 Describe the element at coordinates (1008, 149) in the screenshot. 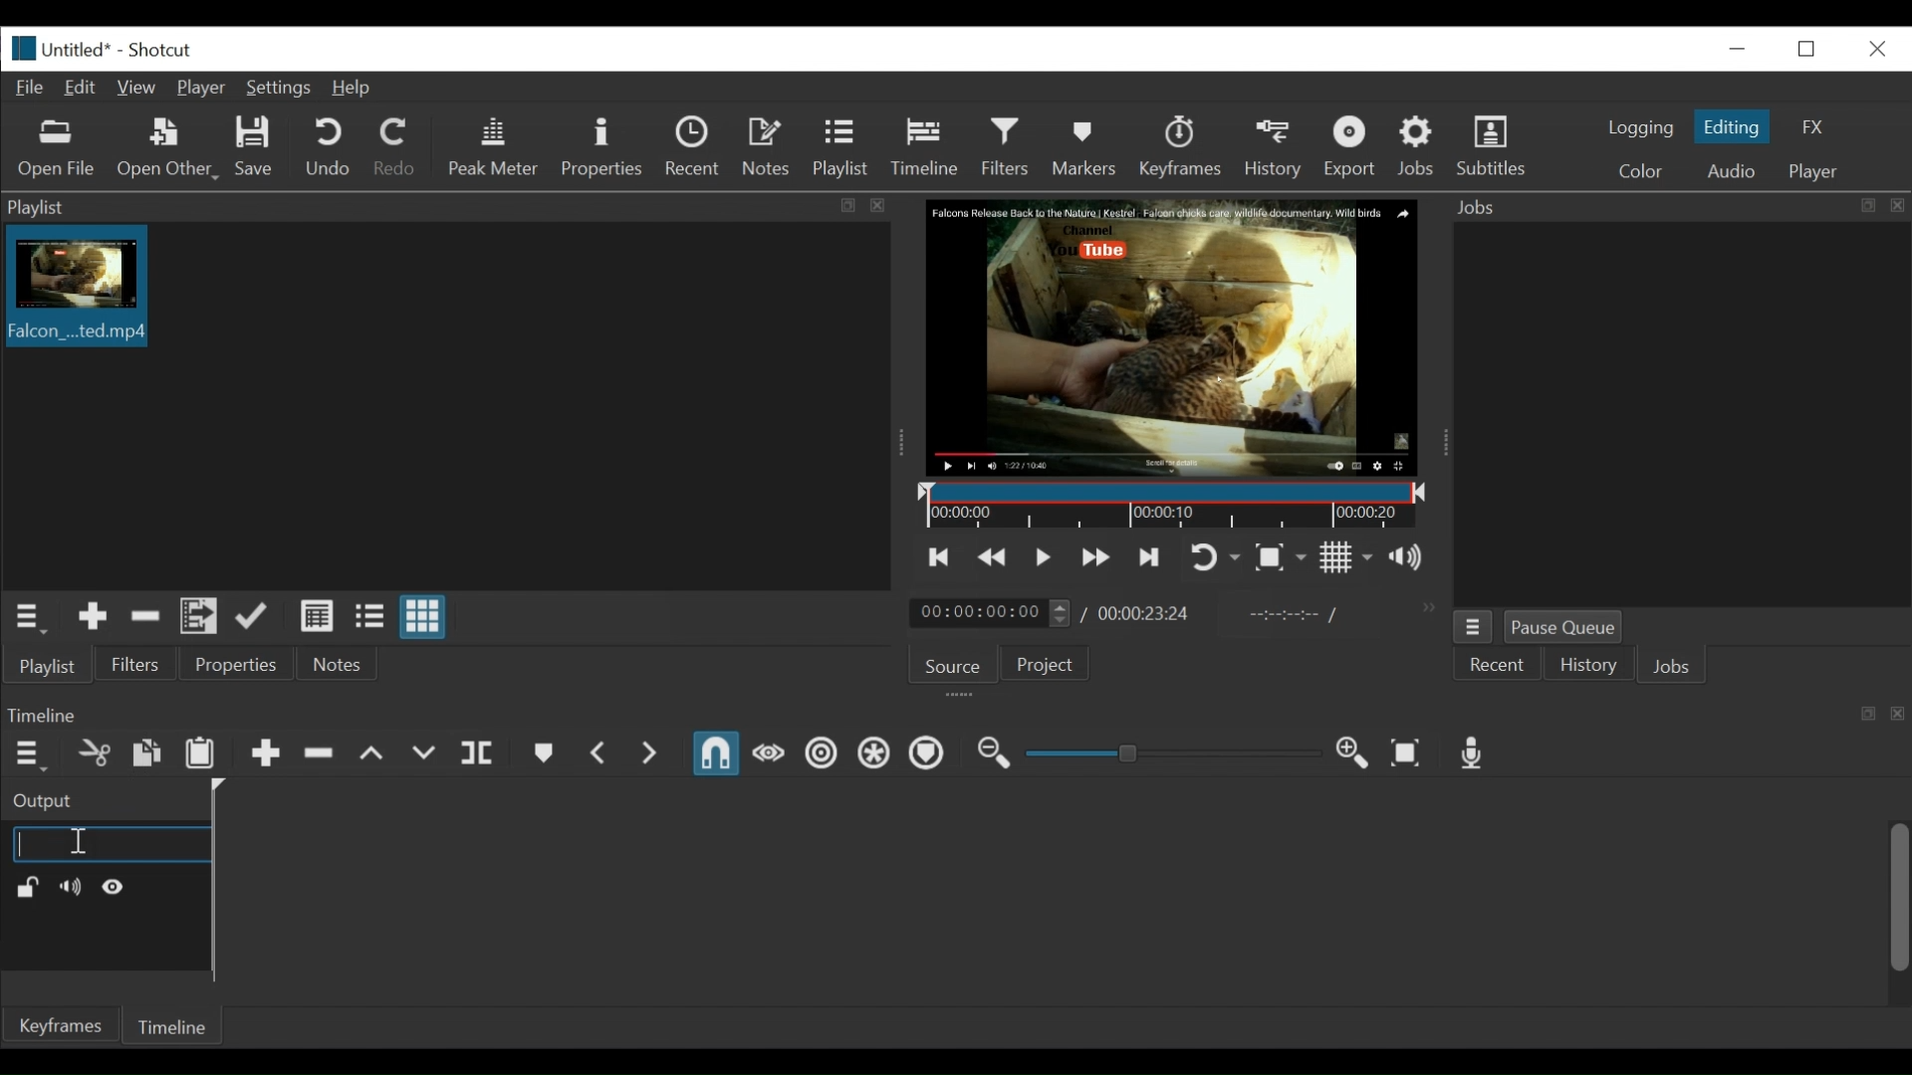

I see `Filters` at that location.